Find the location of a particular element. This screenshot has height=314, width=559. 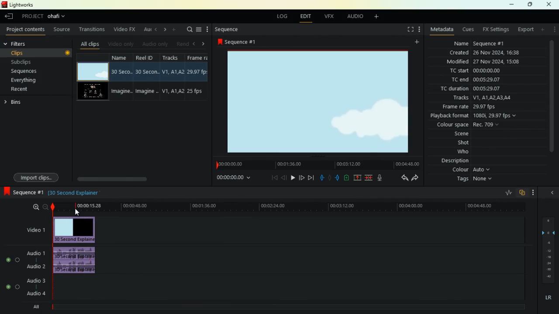

back is located at coordinates (10, 17).